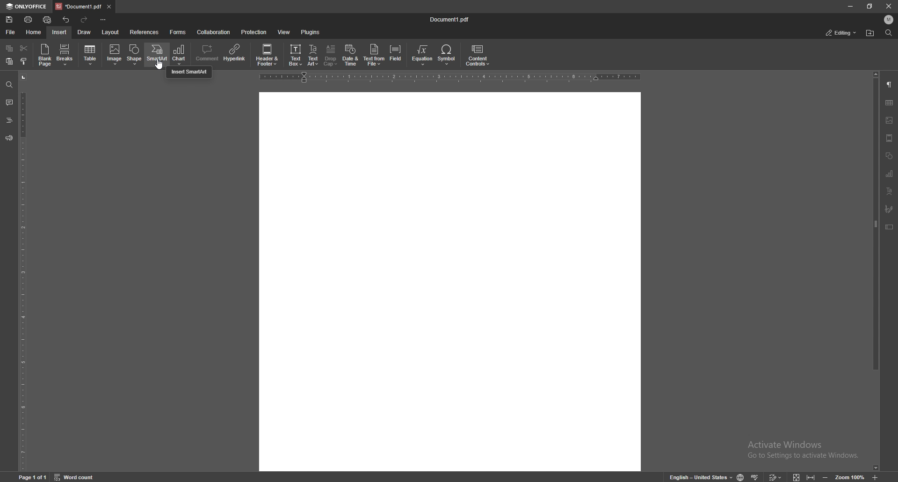  I want to click on field, so click(396, 54).